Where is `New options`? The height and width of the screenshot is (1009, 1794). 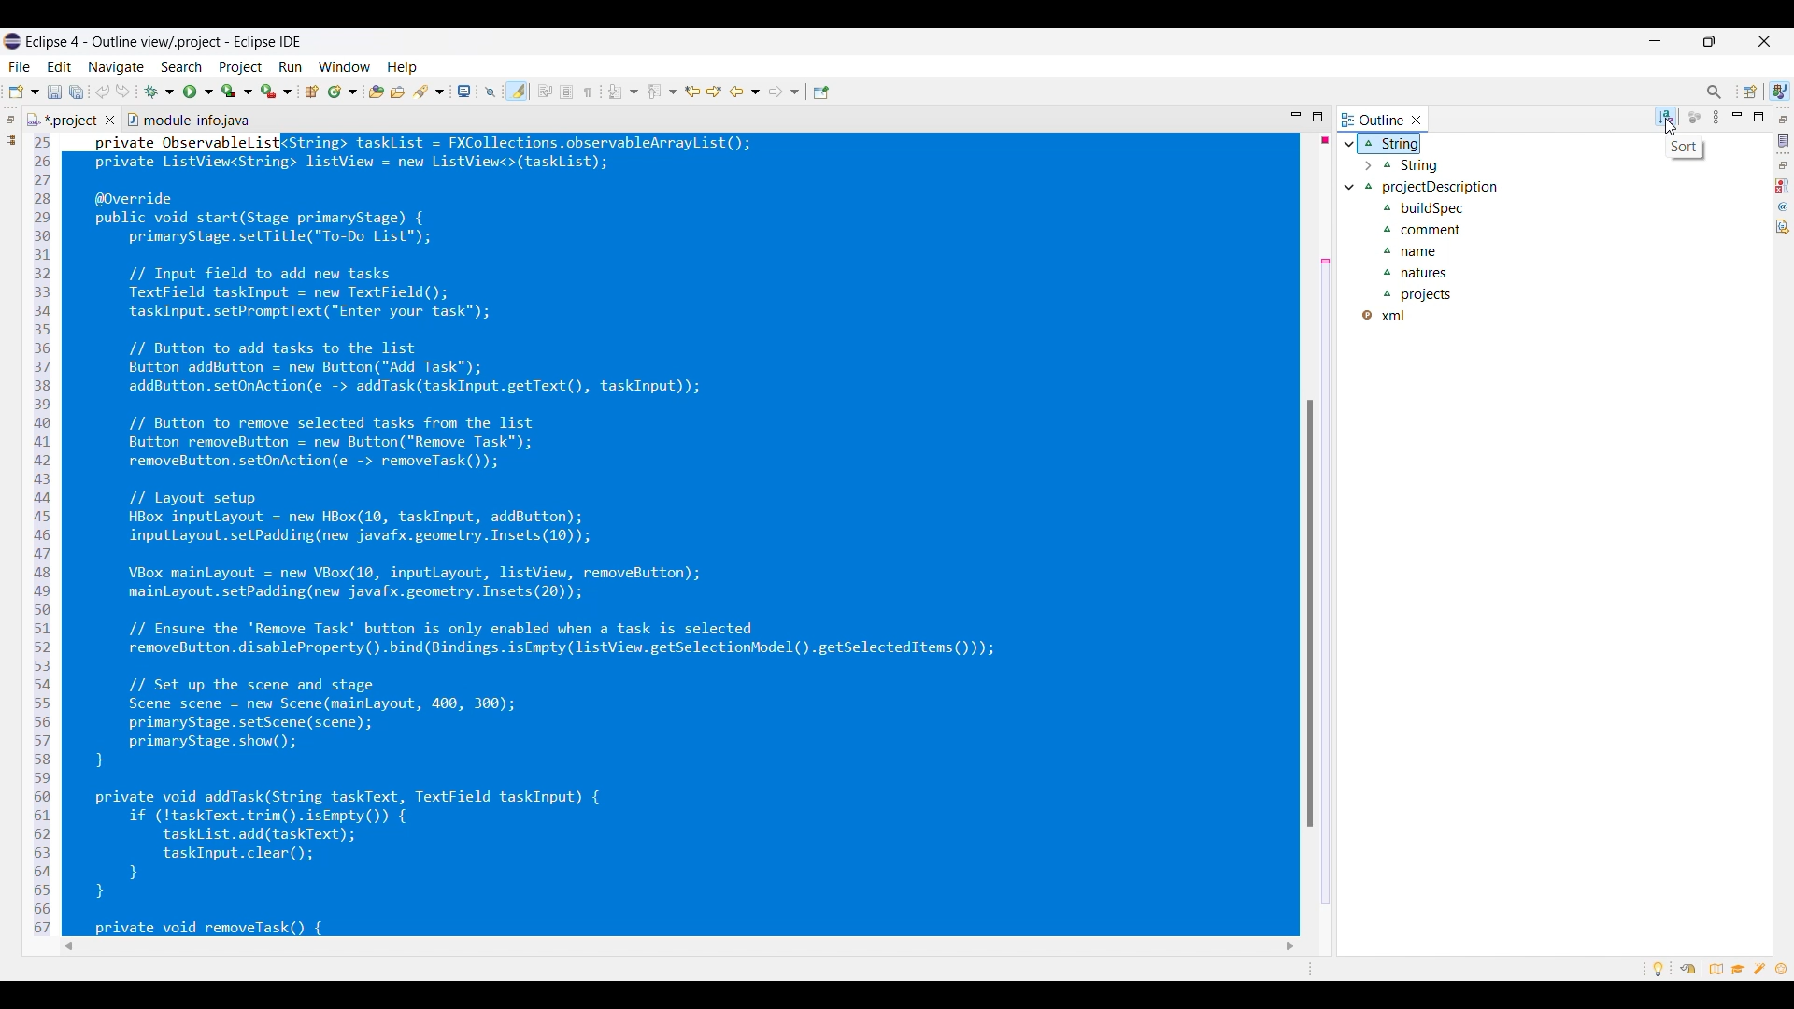
New options is located at coordinates (23, 92).